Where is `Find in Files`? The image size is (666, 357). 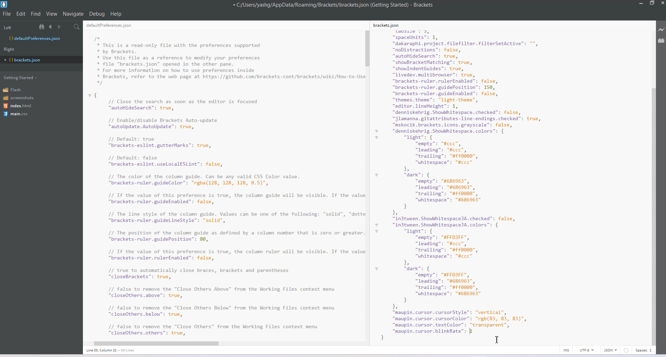
Find in Files is located at coordinates (77, 27).